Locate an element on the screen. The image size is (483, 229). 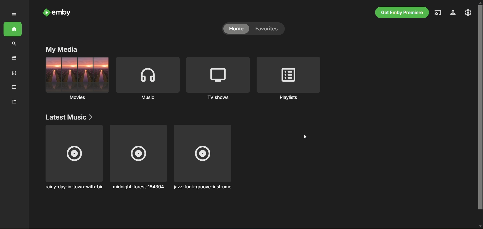
movies is located at coordinates (14, 58).